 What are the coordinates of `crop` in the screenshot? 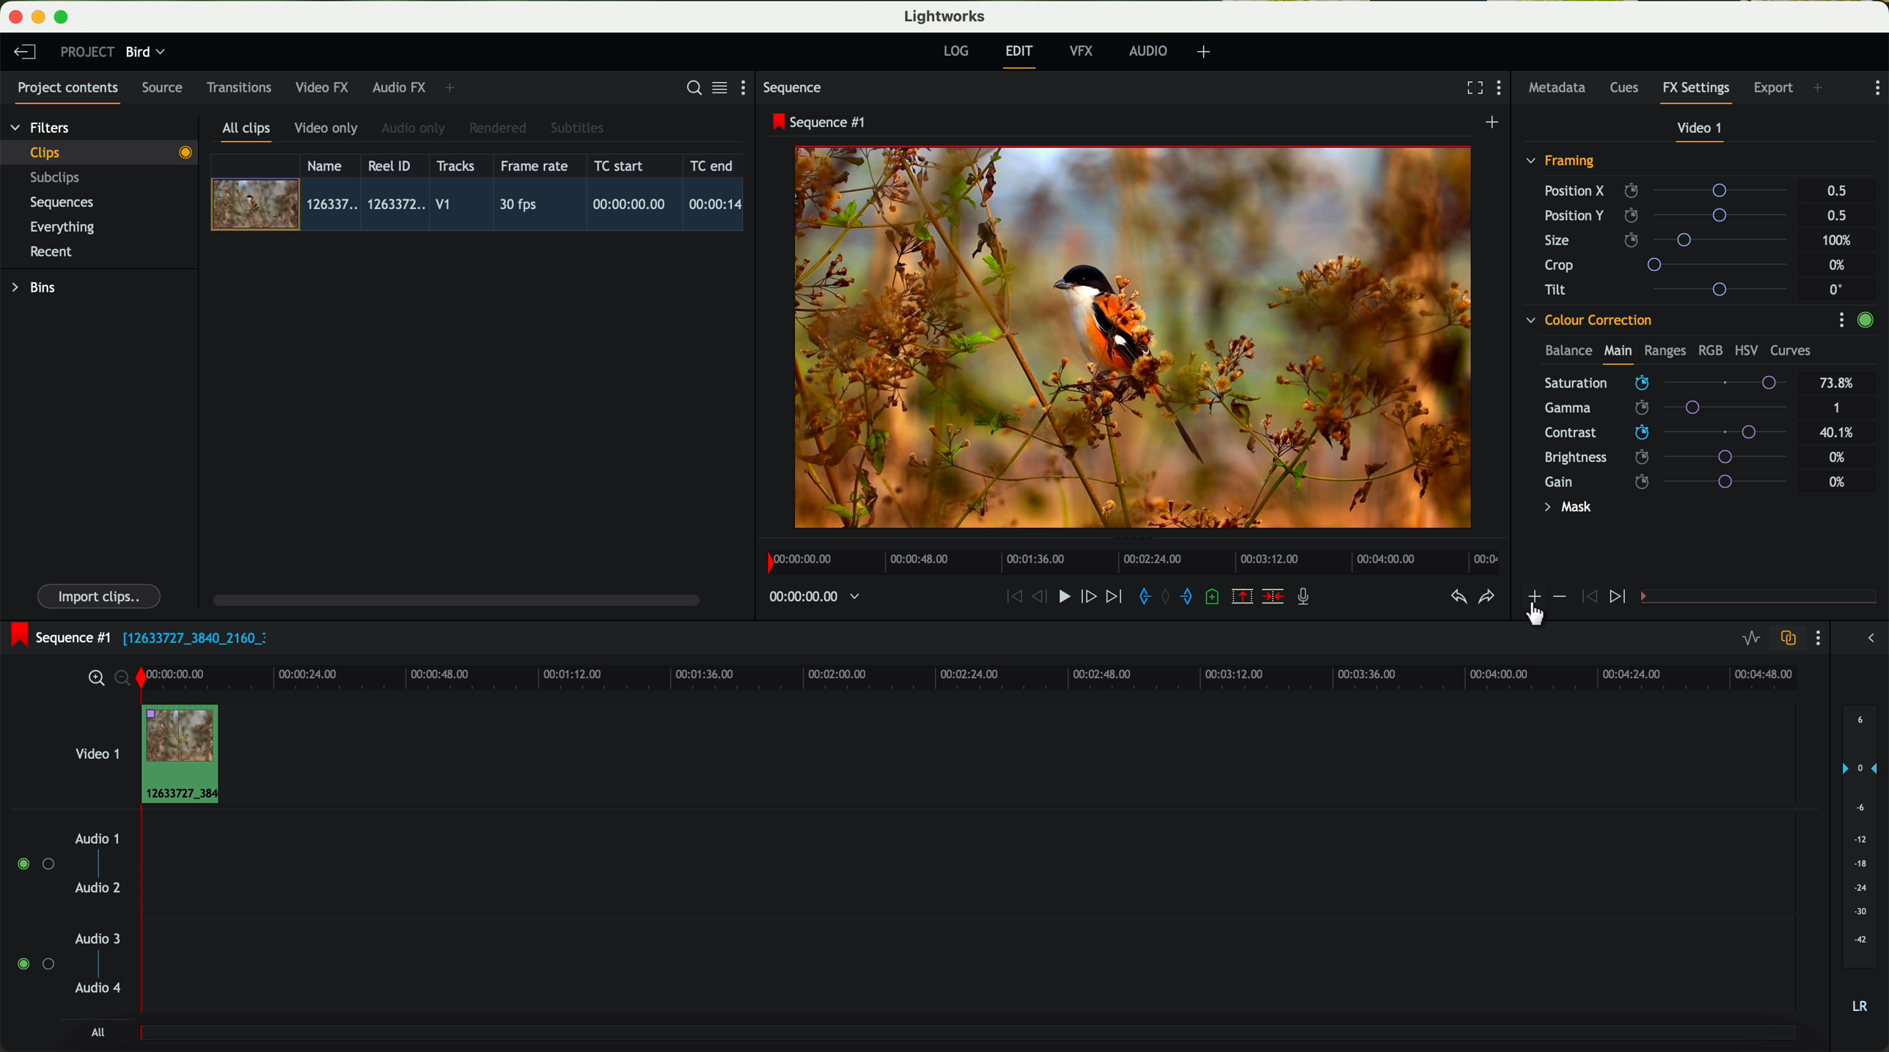 It's located at (1672, 264).